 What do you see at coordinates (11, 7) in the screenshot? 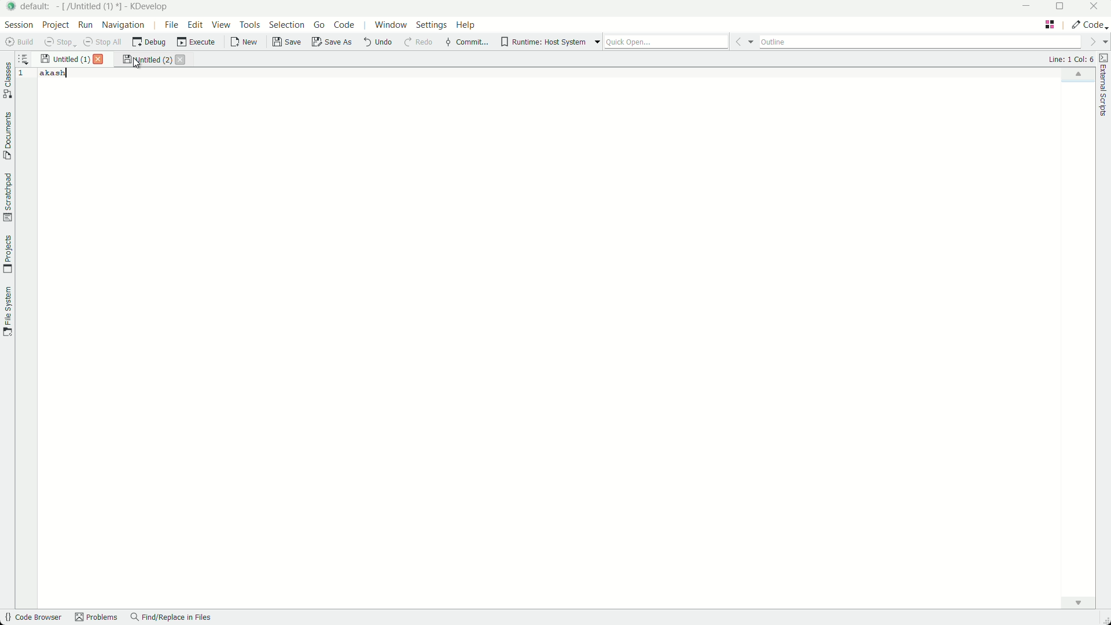
I see `app icon` at bounding box center [11, 7].